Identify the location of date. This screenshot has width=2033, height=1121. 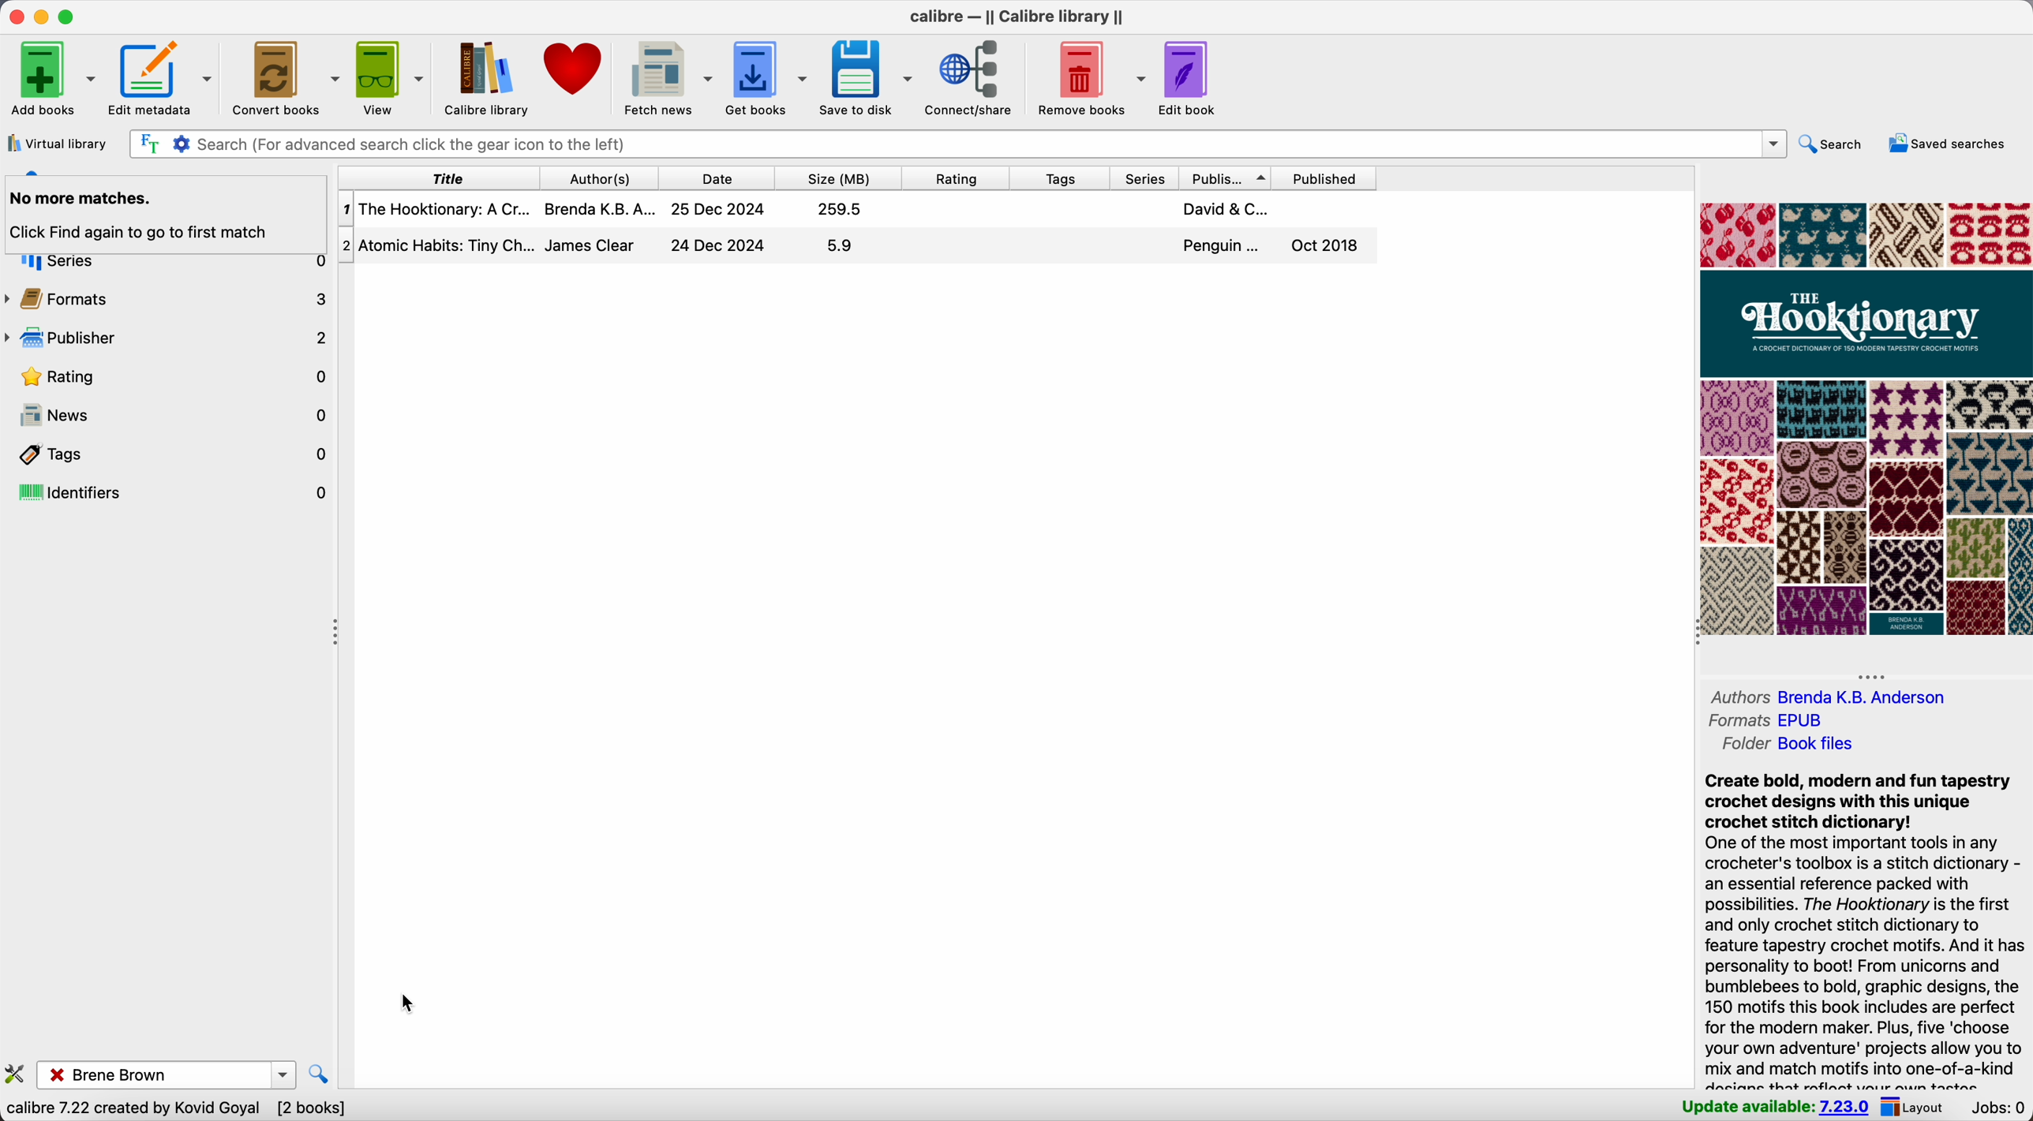
(724, 177).